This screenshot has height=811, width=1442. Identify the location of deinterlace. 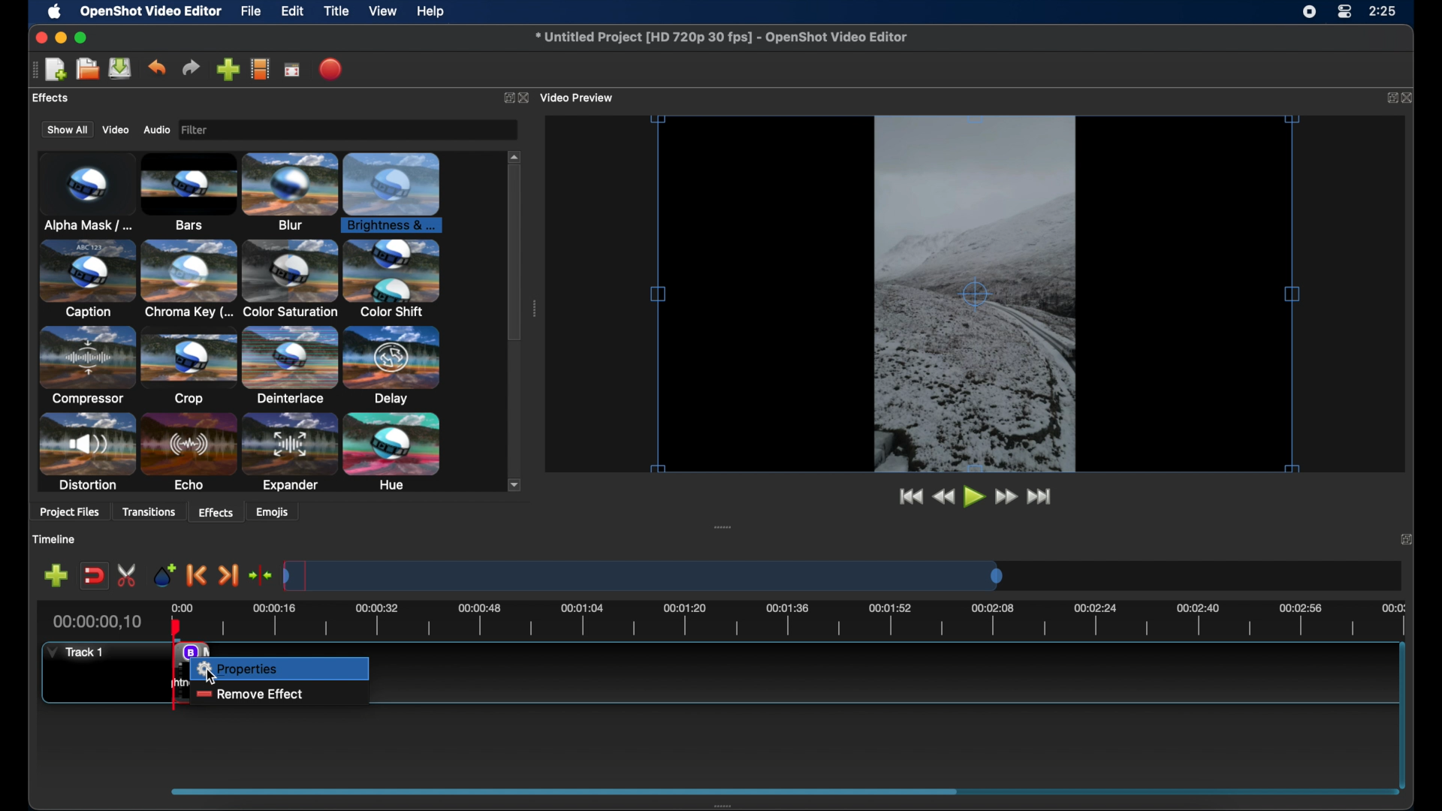
(290, 366).